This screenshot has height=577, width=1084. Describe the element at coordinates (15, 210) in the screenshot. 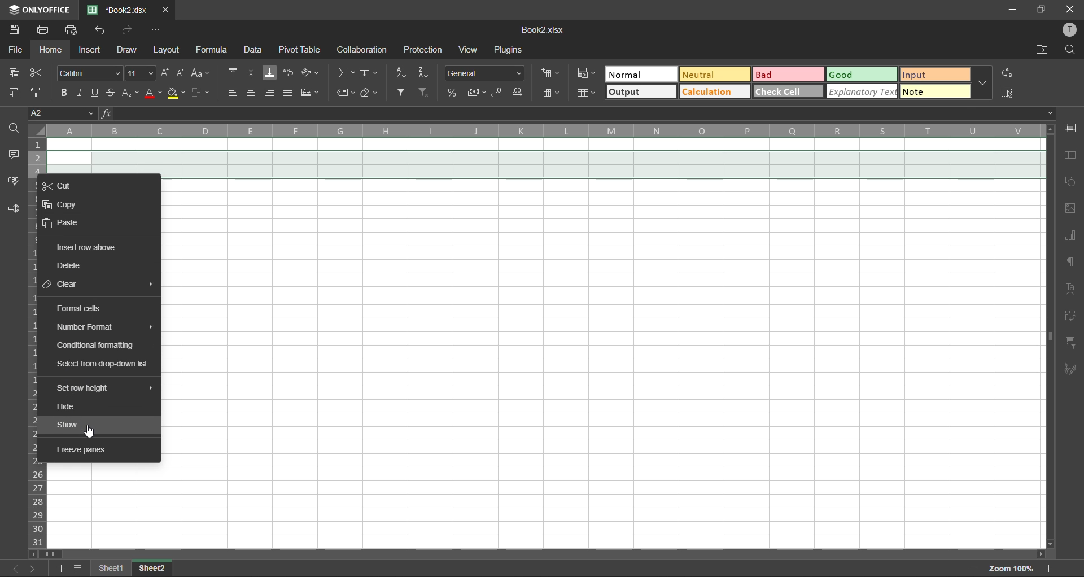

I see `feedback` at that location.